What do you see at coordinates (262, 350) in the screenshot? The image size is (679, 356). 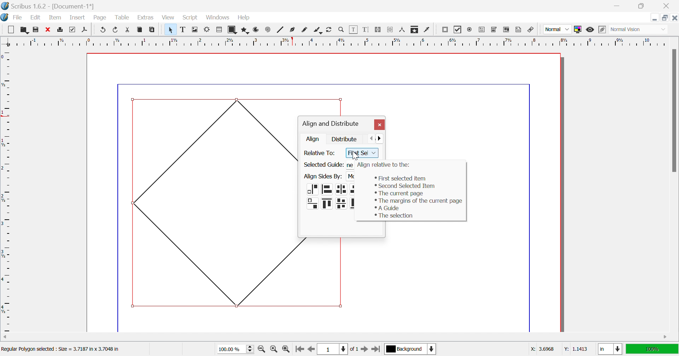 I see `Zoom out by the stepping value in Tools preferences` at bounding box center [262, 350].